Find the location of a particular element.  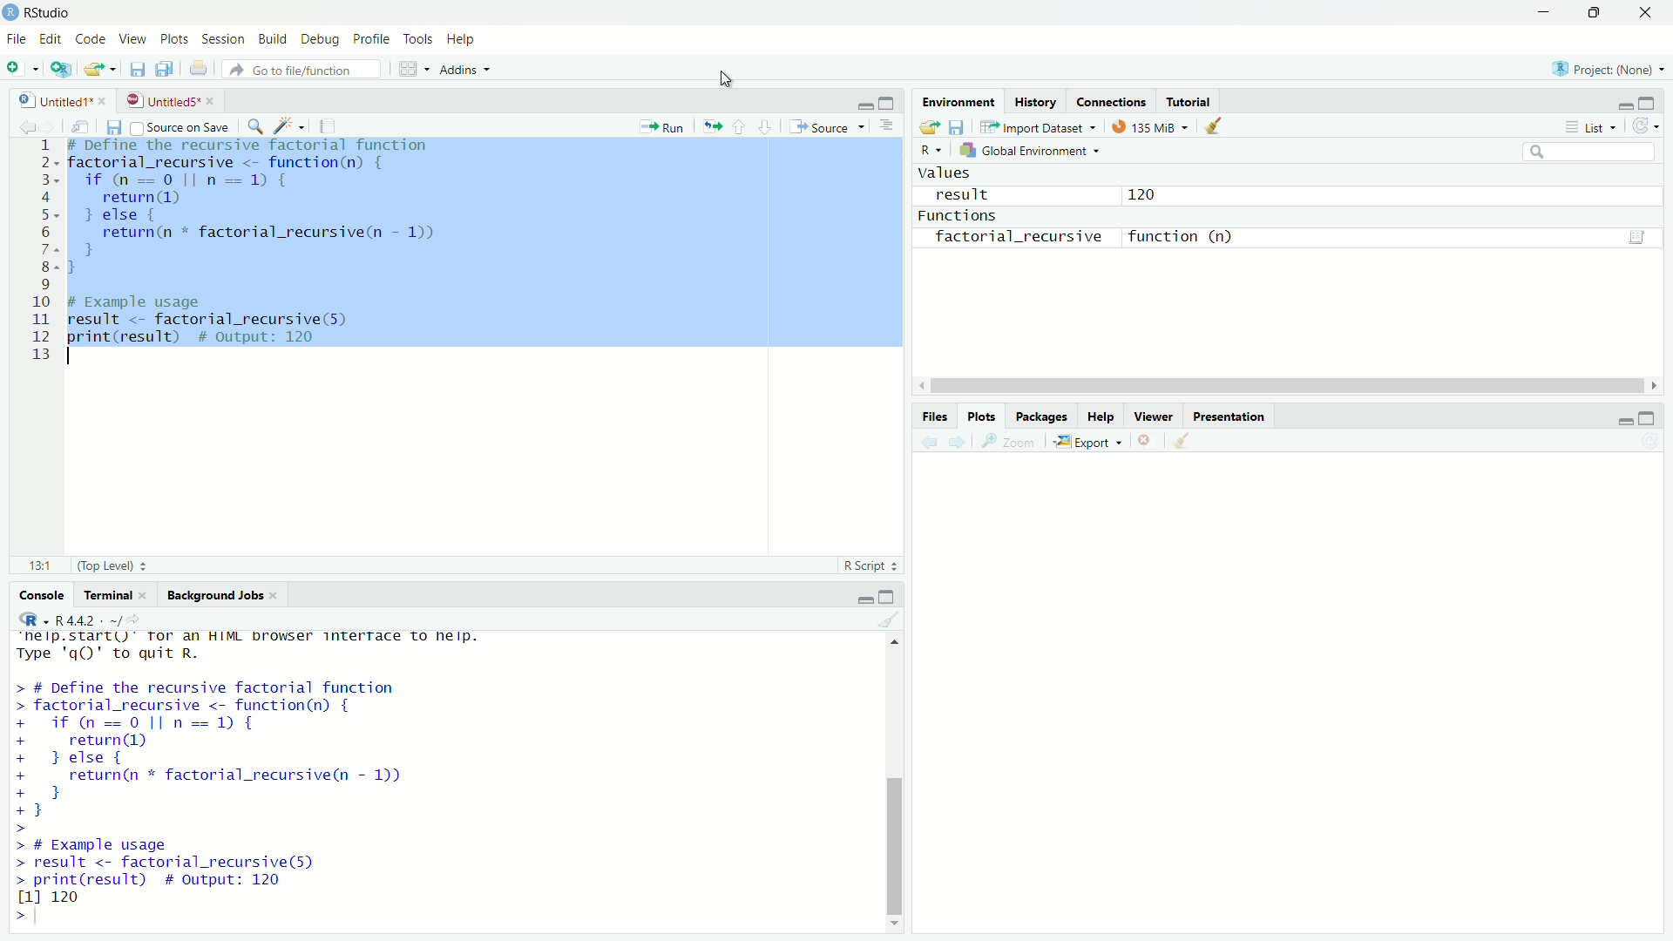

13:1 is located at coordinates (41, 563).